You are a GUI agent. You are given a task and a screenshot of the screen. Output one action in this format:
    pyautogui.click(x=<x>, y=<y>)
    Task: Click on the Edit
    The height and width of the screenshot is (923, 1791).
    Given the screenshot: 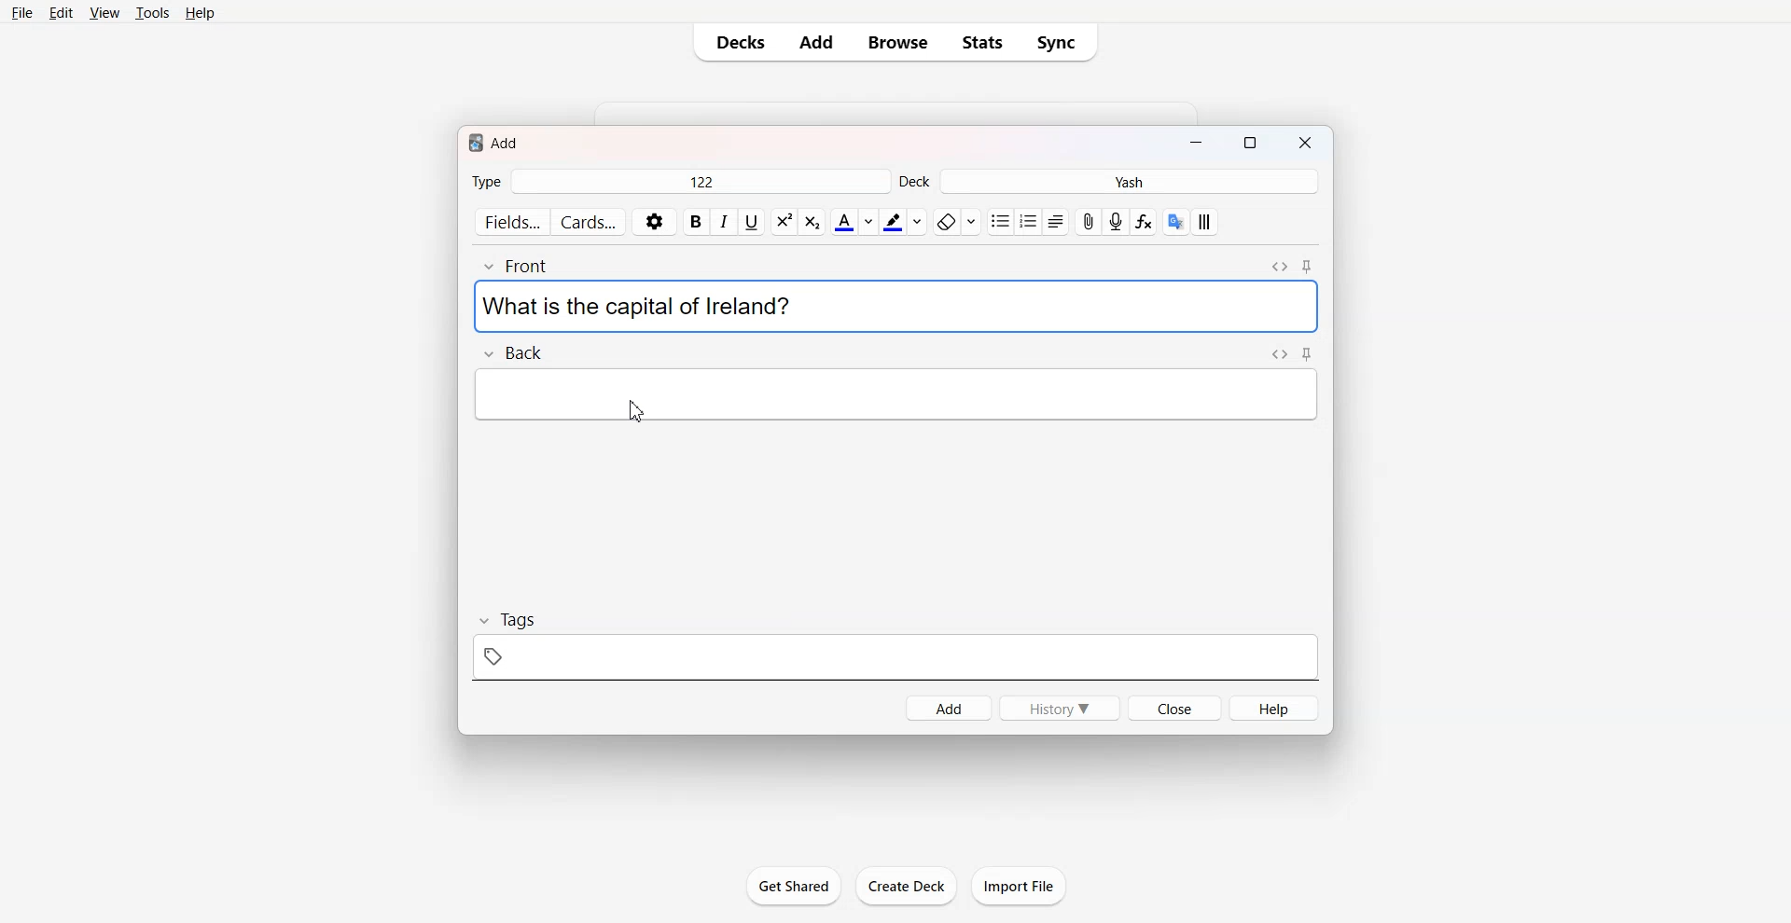 What is the action you would take?
    pyautogui.click(x=61, y=14)
    